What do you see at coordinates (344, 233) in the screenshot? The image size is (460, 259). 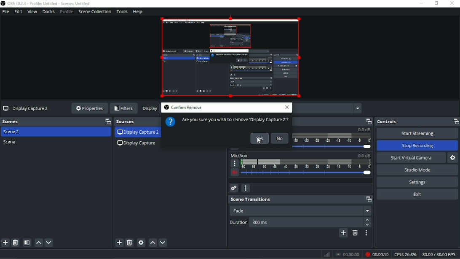 I see `Add configurable transition` at bounding box center [344, 233].